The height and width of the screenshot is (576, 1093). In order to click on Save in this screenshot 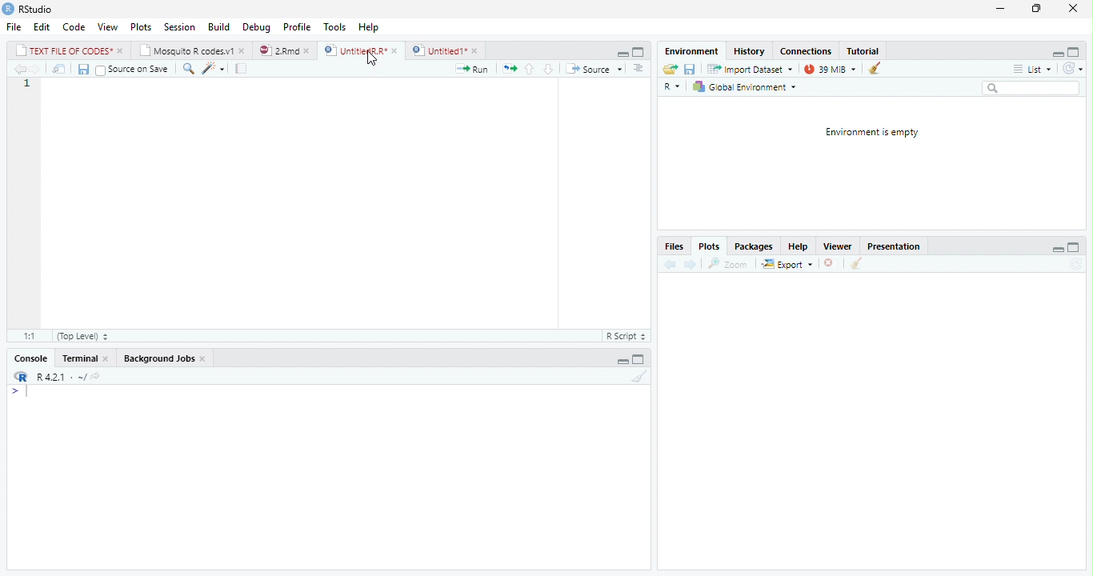, I will do `click(691, 68)`.